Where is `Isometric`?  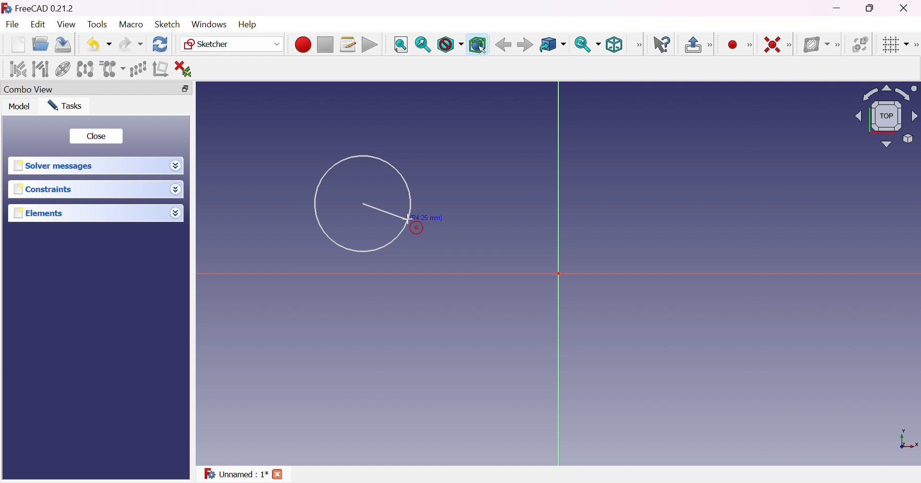 Isometric is located at coordinates (614, 45).